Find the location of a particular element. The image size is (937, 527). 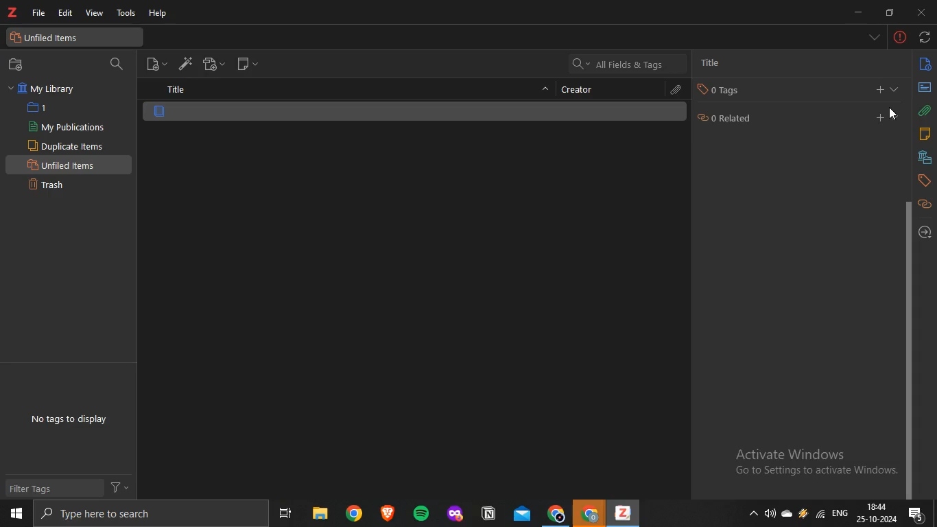

new note is located at coordinates (250, 64).